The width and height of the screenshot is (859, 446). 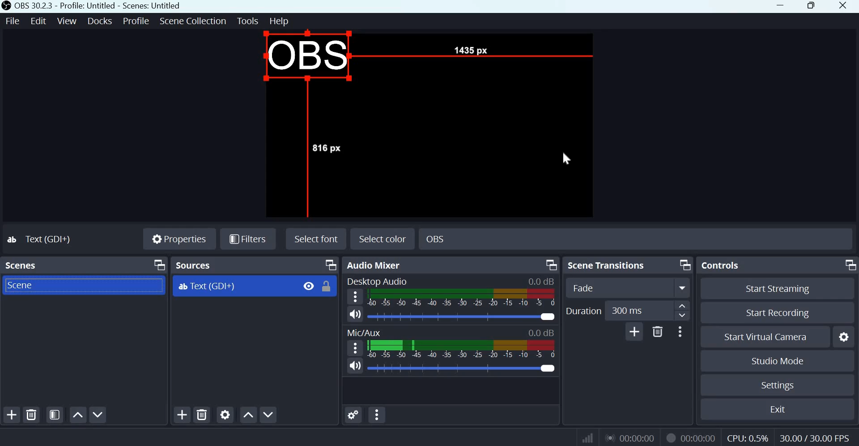 What do you see at coordinates (669, 438) in the screenshot?
I see `Recording Status Icon` at bounding box center [669, 438].